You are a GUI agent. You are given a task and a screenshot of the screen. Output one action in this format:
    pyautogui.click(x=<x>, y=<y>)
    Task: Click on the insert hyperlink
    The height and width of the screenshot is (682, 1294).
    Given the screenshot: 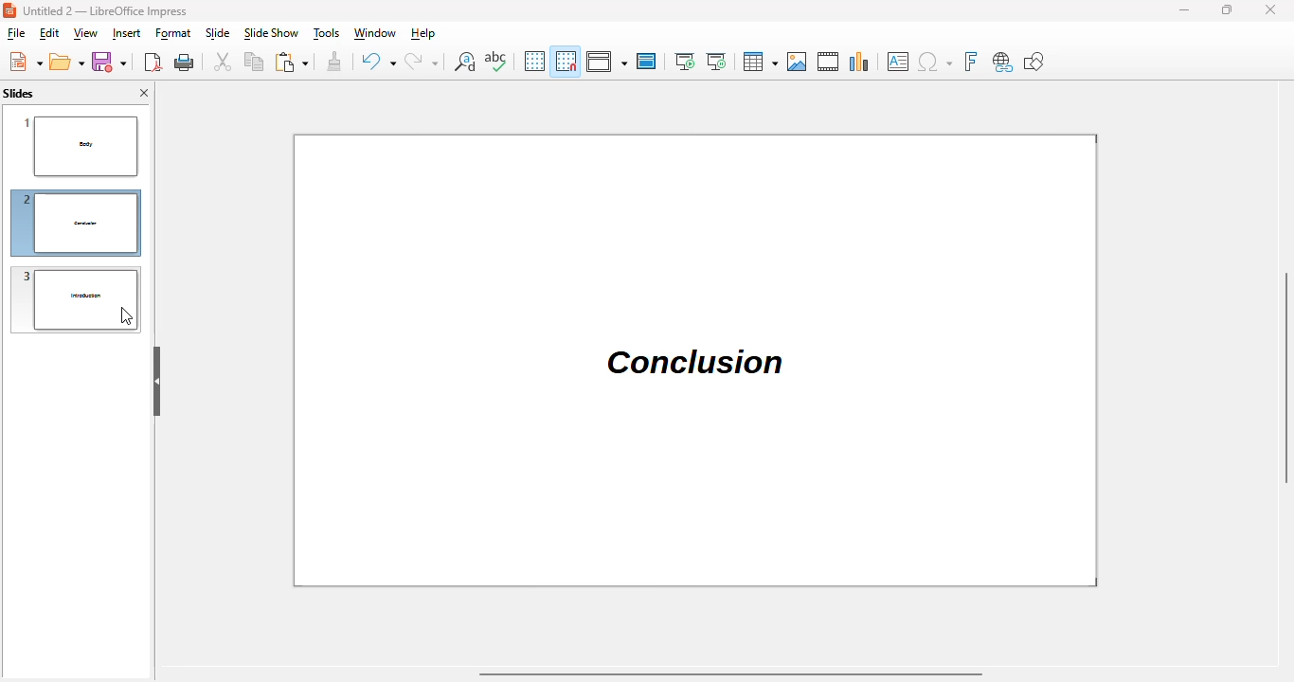 What is the action you would take?
    pyautogui.click(x=1002, y=62)
    